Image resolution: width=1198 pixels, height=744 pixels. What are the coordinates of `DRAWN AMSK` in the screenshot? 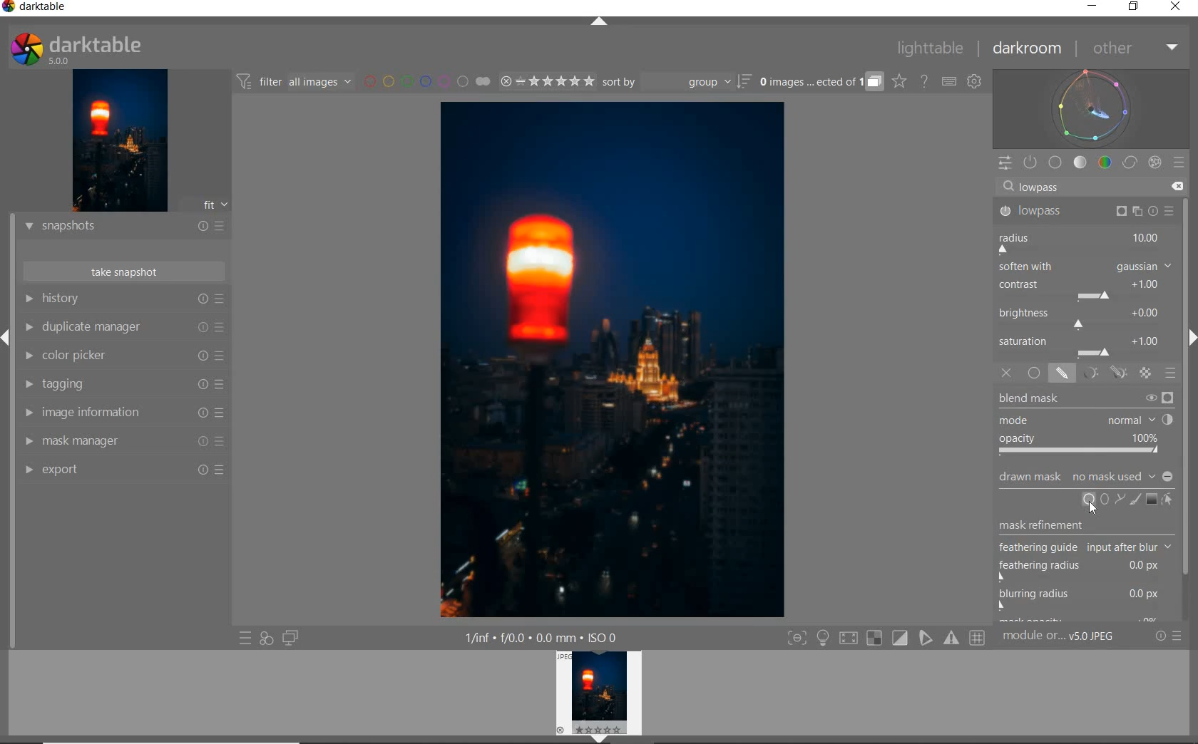 It's located at (1085, 475).